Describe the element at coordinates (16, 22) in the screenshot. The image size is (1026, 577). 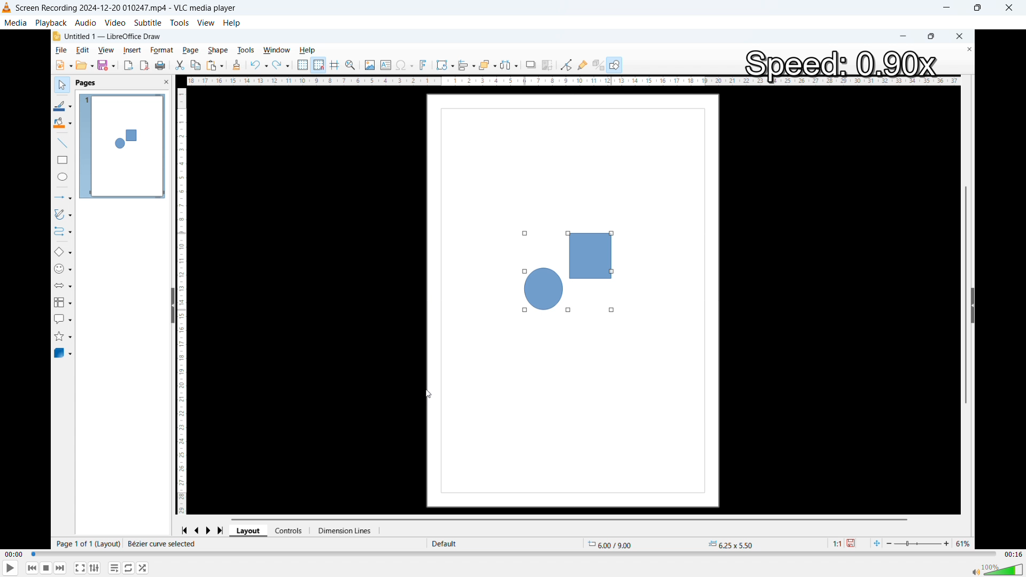
I see `Media ` at that location.